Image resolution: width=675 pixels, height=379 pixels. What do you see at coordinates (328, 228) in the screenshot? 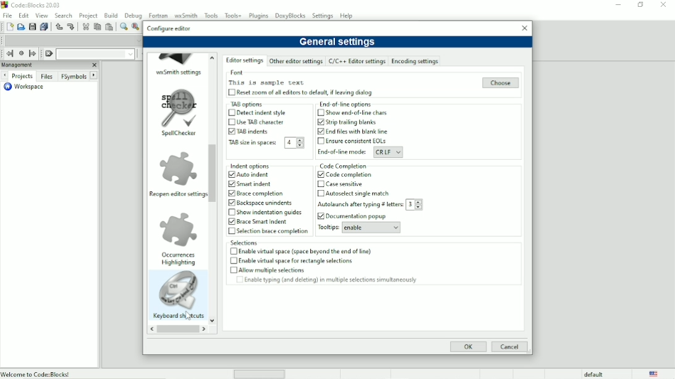
I see `Tooltips` at bounding box center [328, 228].